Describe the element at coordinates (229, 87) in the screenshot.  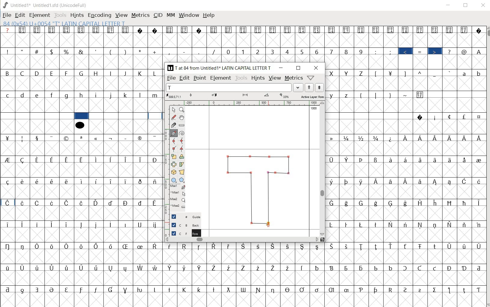
I see `T` at that location.